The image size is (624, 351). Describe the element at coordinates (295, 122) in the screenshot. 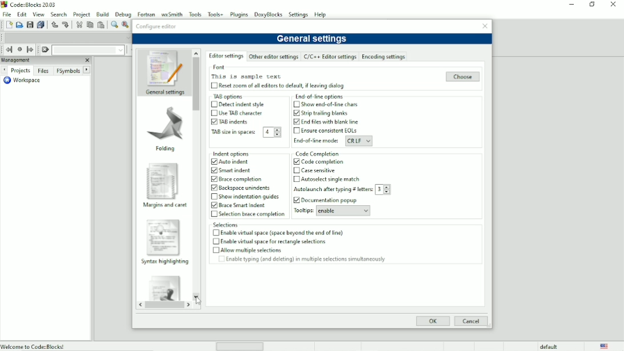

I see `` at that location.